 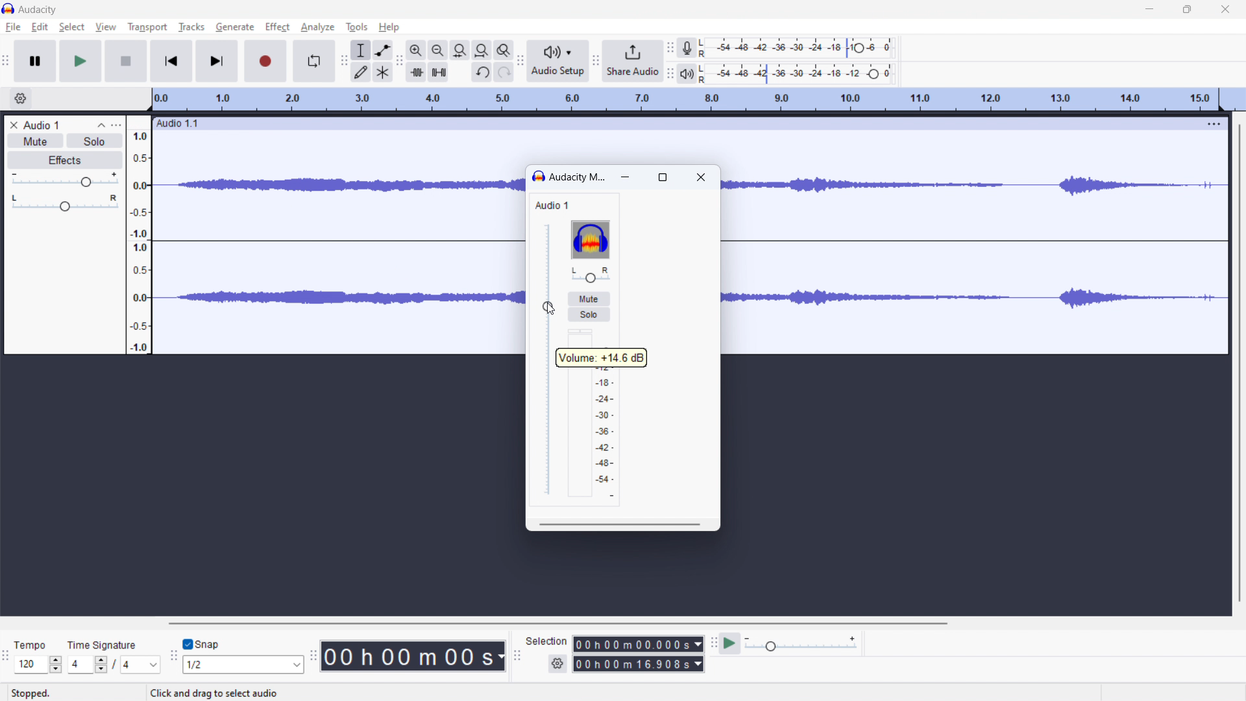 What do you see at coordinates (460, 50) in the screenshot?
I see `fit seleccction to width` at bounding box center [460, 50].